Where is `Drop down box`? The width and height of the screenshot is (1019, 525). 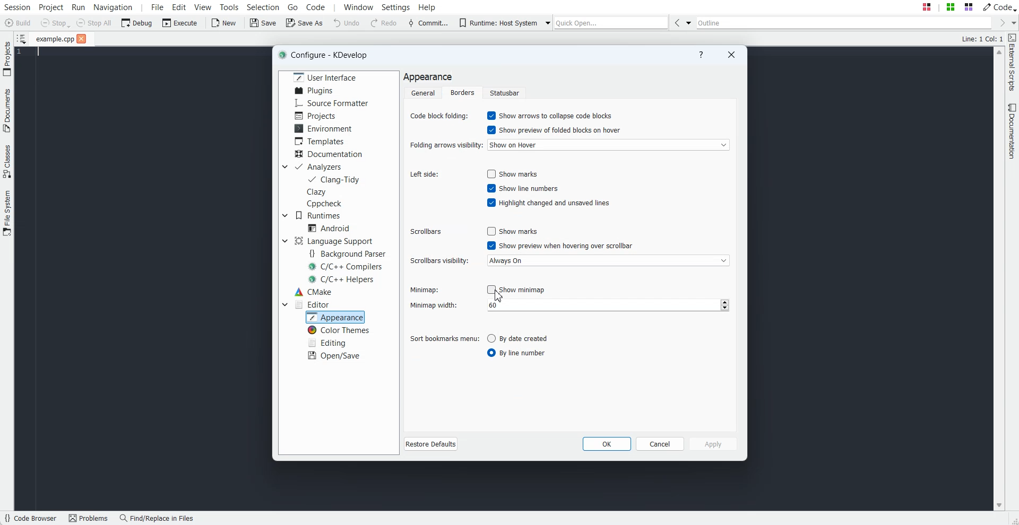
Drop down box is located at coordinates (284, 215).